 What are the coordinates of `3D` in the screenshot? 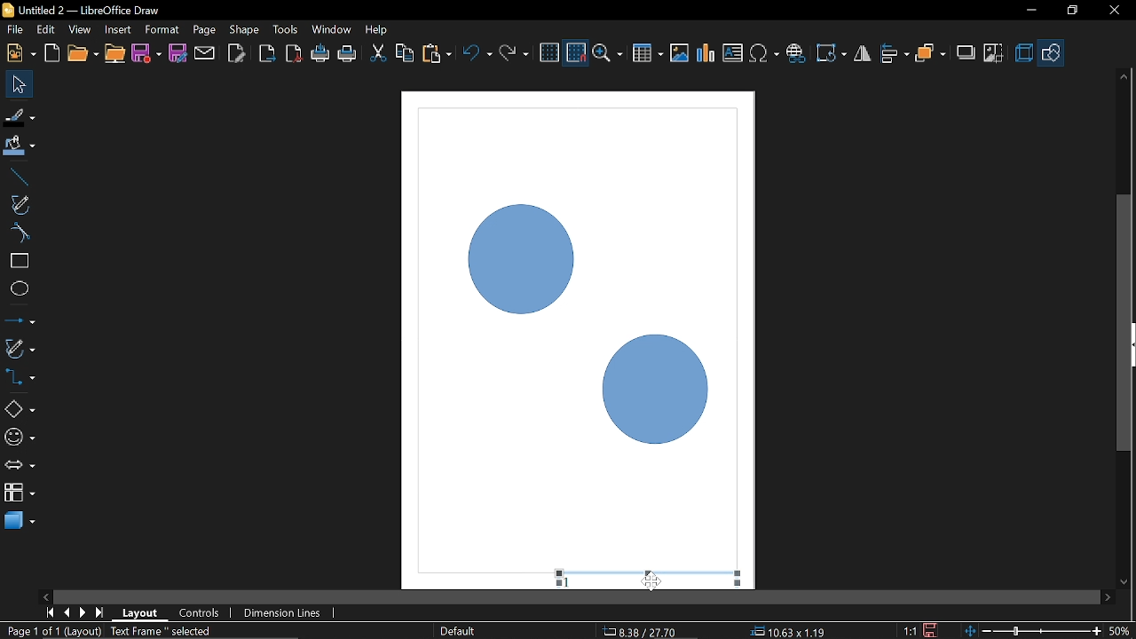 It's located at (1024, 54).